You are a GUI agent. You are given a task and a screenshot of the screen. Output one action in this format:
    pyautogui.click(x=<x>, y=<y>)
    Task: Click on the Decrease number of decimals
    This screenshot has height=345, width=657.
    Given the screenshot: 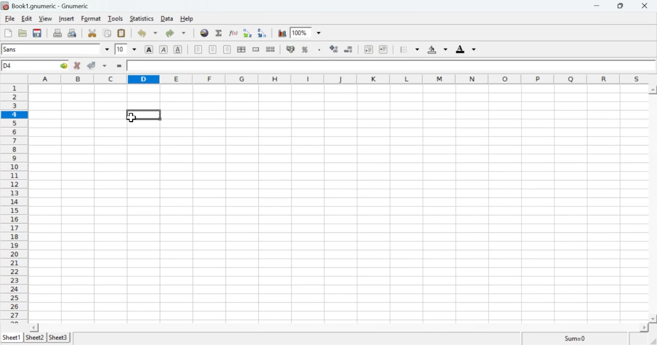 What is the action you would take?
    pyautogui.click(x=350, y=49)
    